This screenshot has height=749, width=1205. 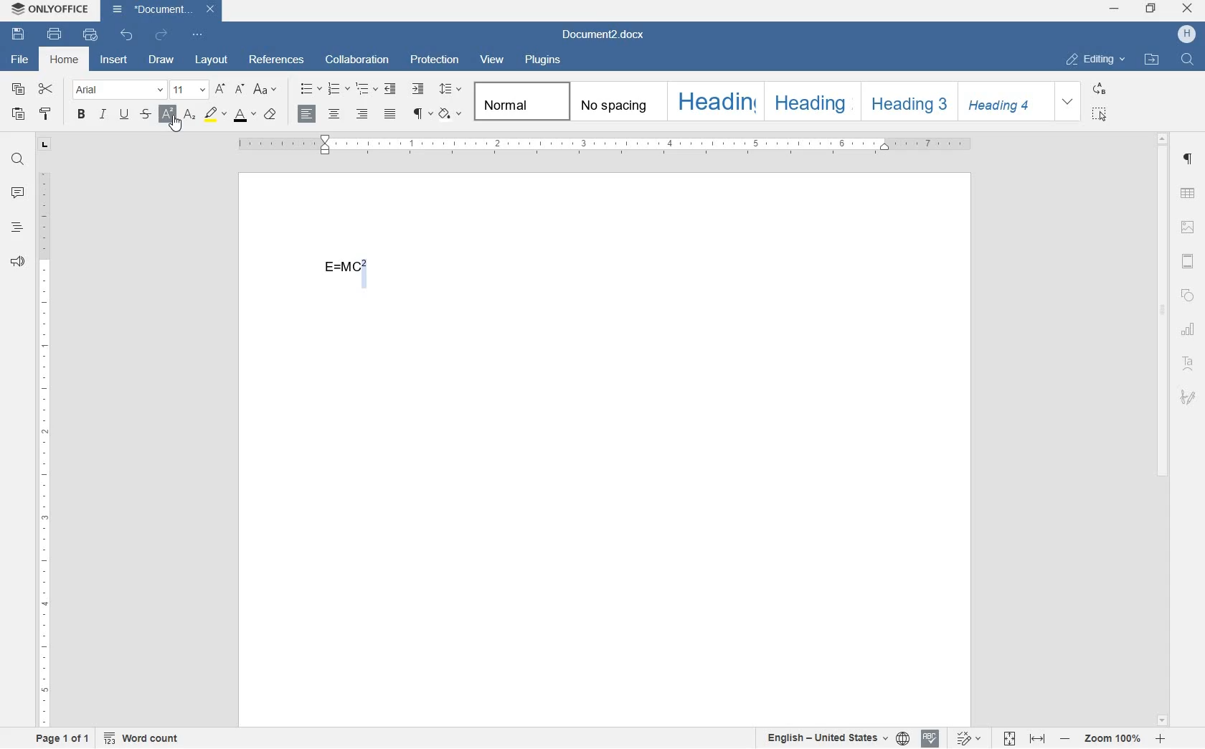 What do you see at coordinates (17, 193) in the screenshot?
I see `comments` at bounding box center [17, 193].